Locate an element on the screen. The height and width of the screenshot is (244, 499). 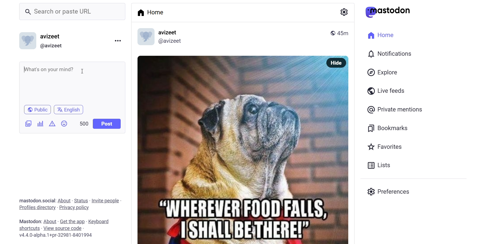
content warning is located at coordinates (51, 124).